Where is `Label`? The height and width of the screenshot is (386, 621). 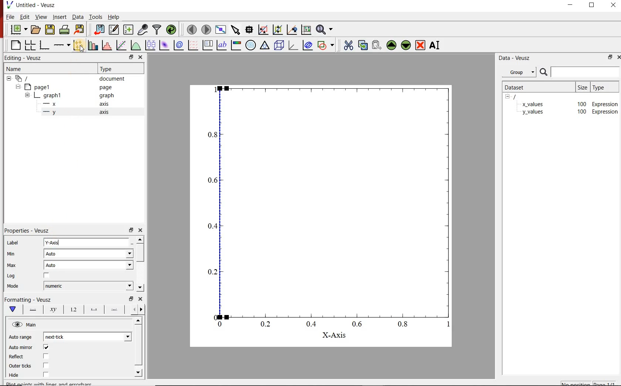 Label is located at coordinates (13, 243).